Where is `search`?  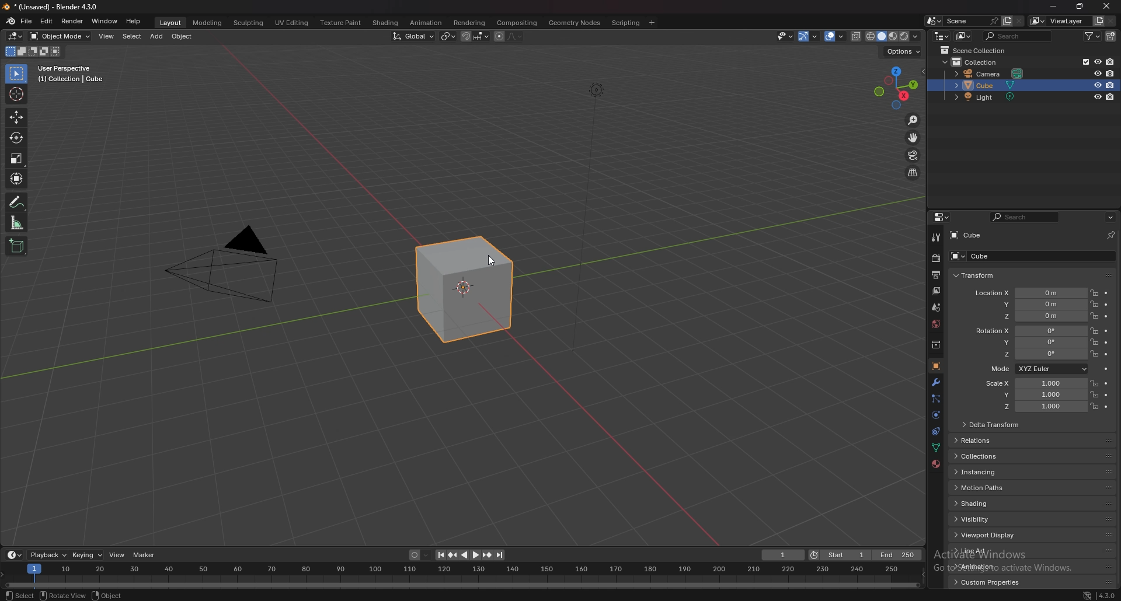
search is located at coordinates (1026, 217).